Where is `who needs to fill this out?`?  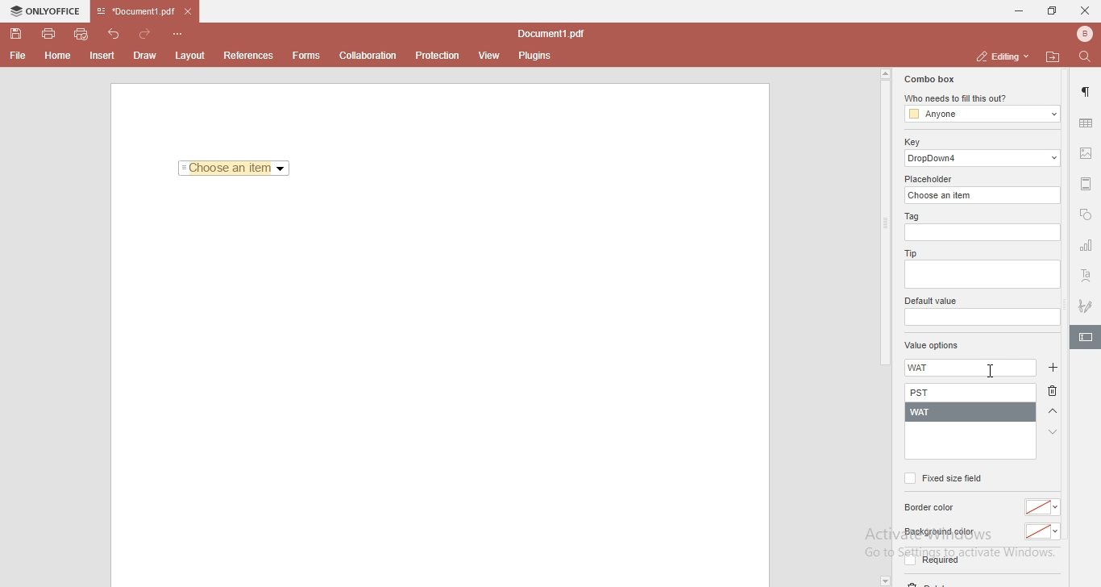 who needs to fill this out? is located at coordinates (980, 99).